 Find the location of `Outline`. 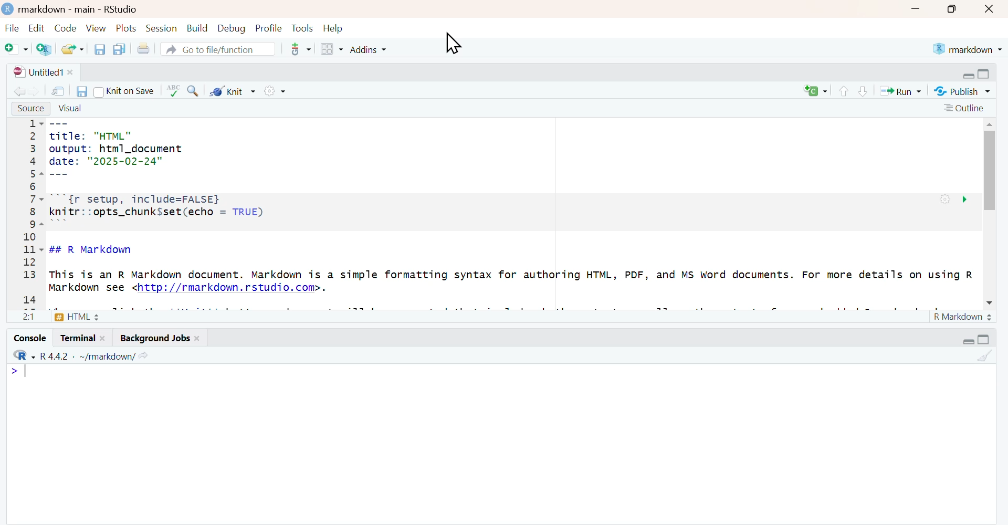

Outline is located at coordinates (964, 108).